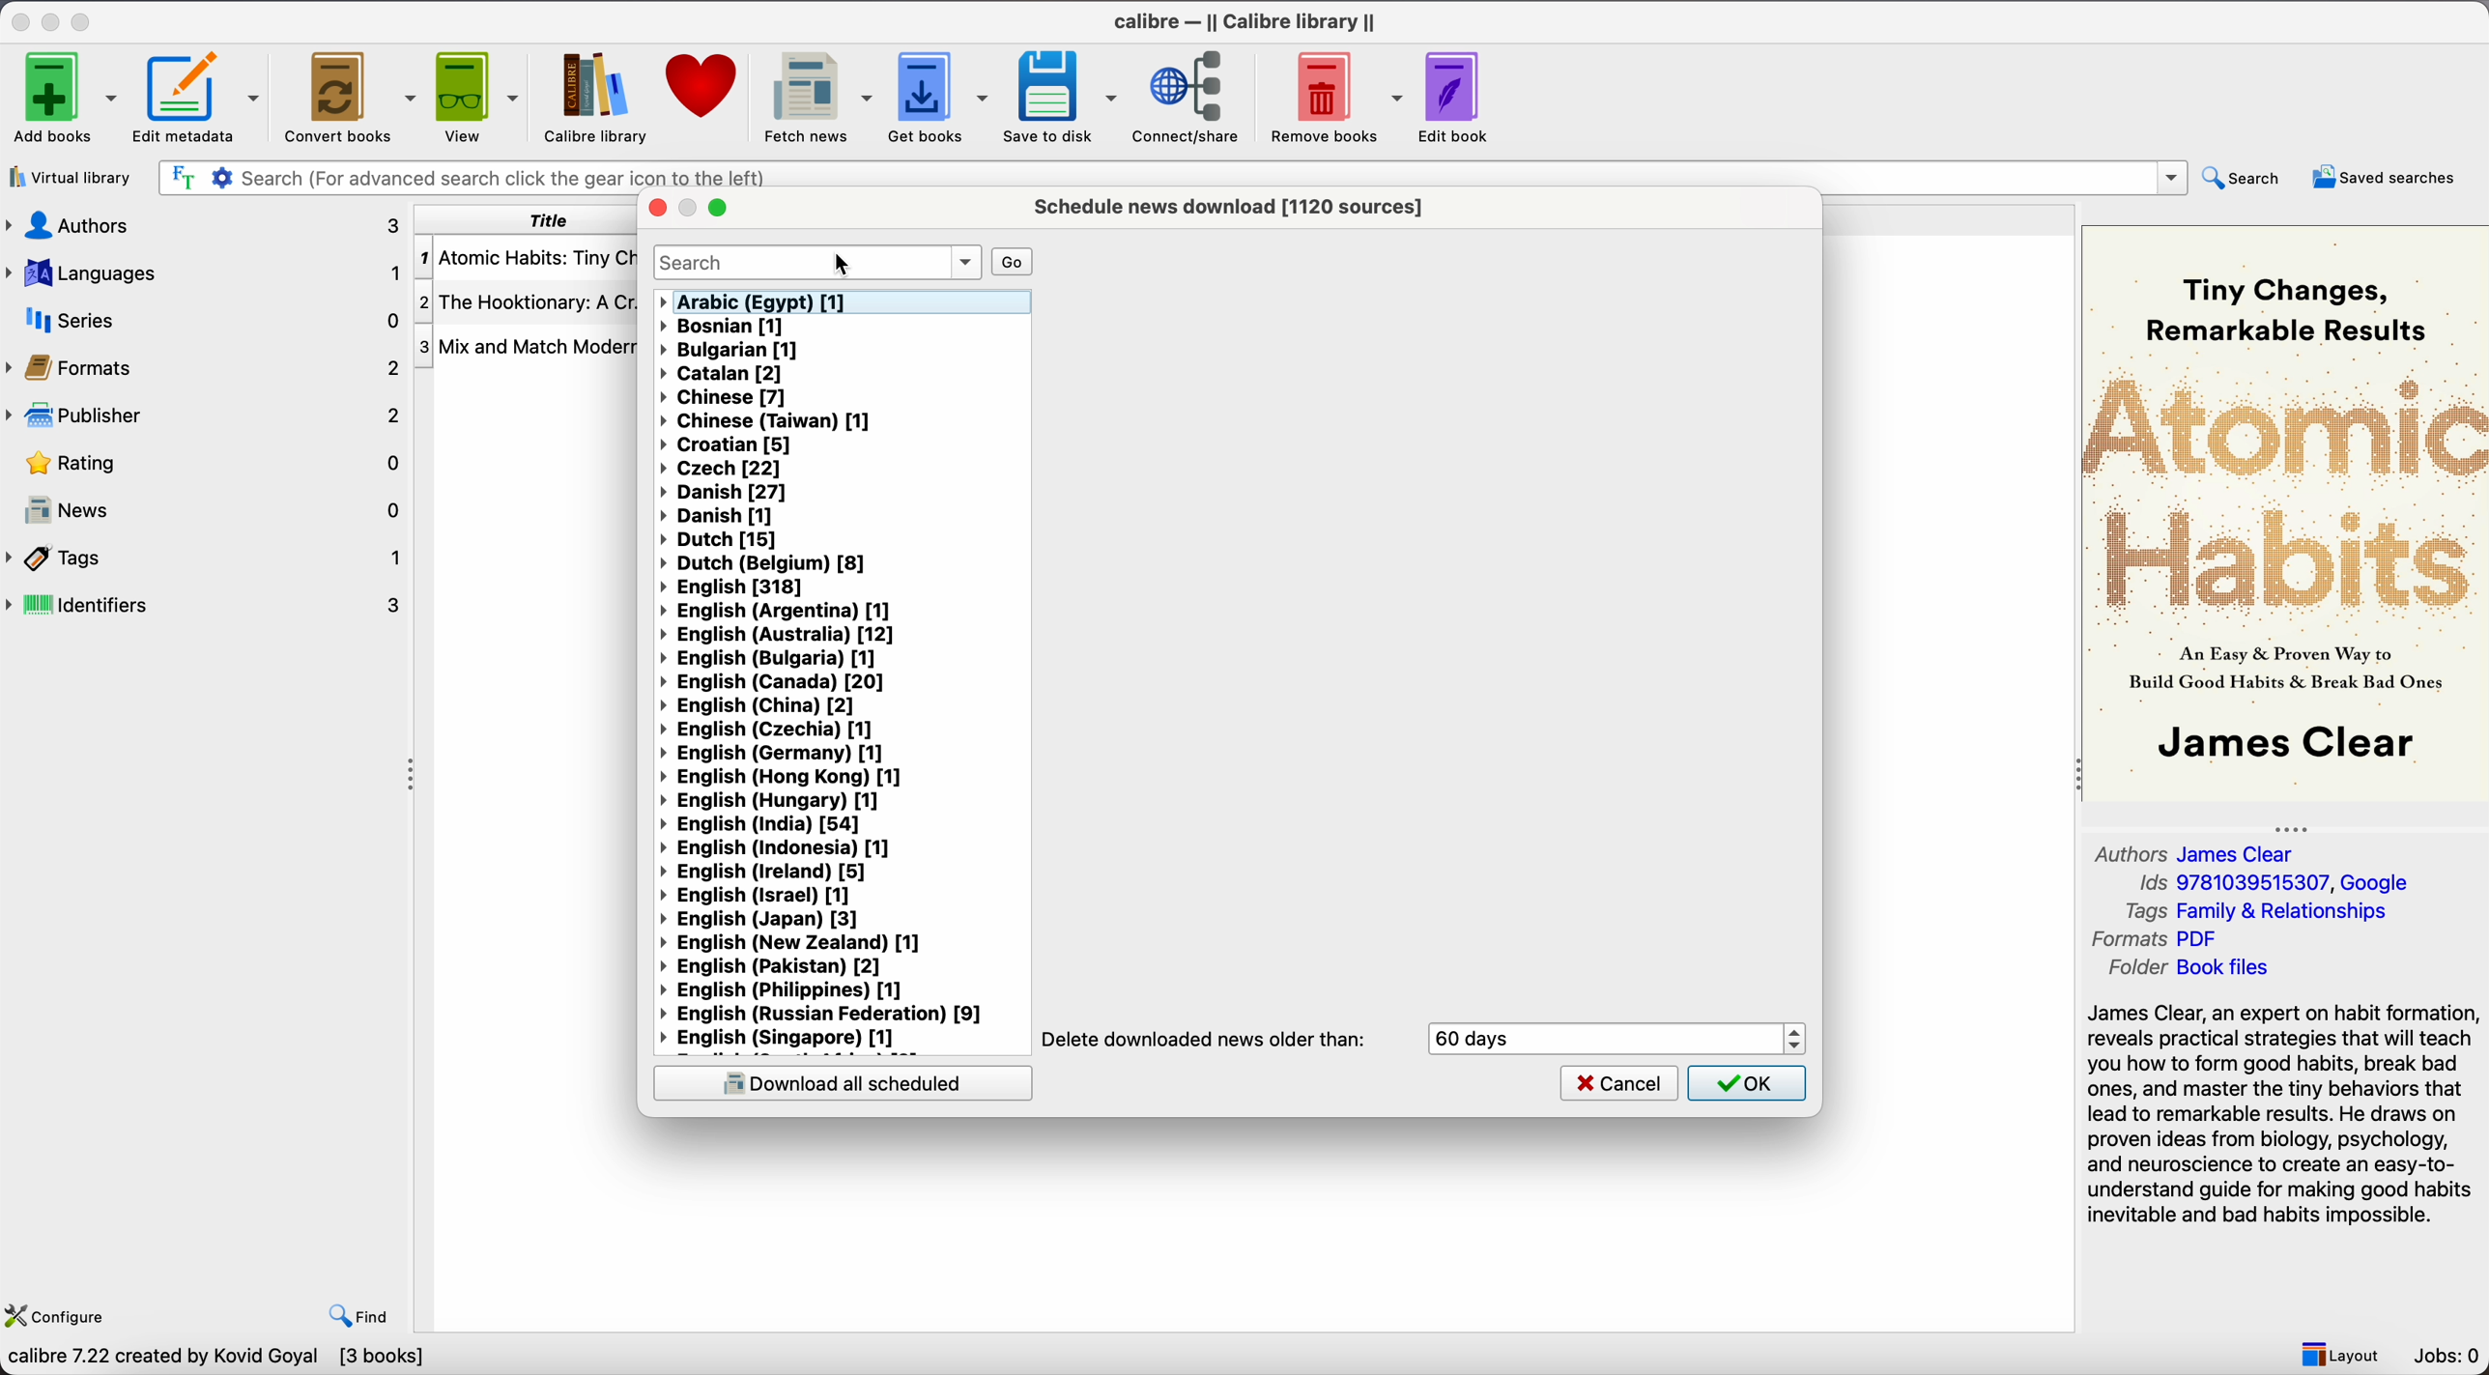  I want to click on English (Czechia) [1], so click(767, 730).